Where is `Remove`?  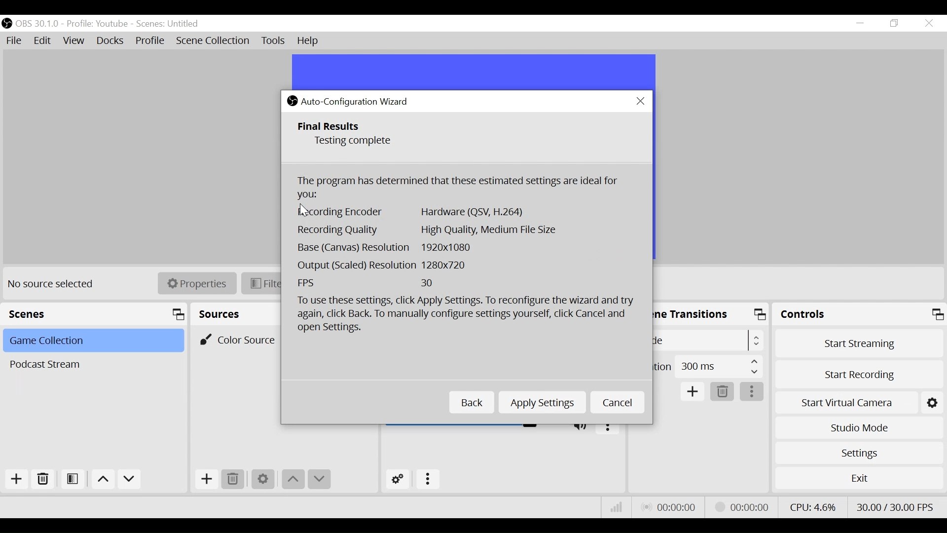 Remove is located at coordinates (234, 480).